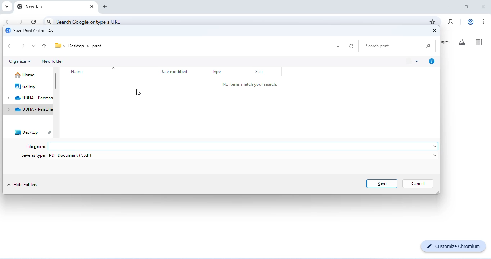  Describe the element at coordinates (437, 192) in the screenshot. I see `Change dimension of window` at that location.